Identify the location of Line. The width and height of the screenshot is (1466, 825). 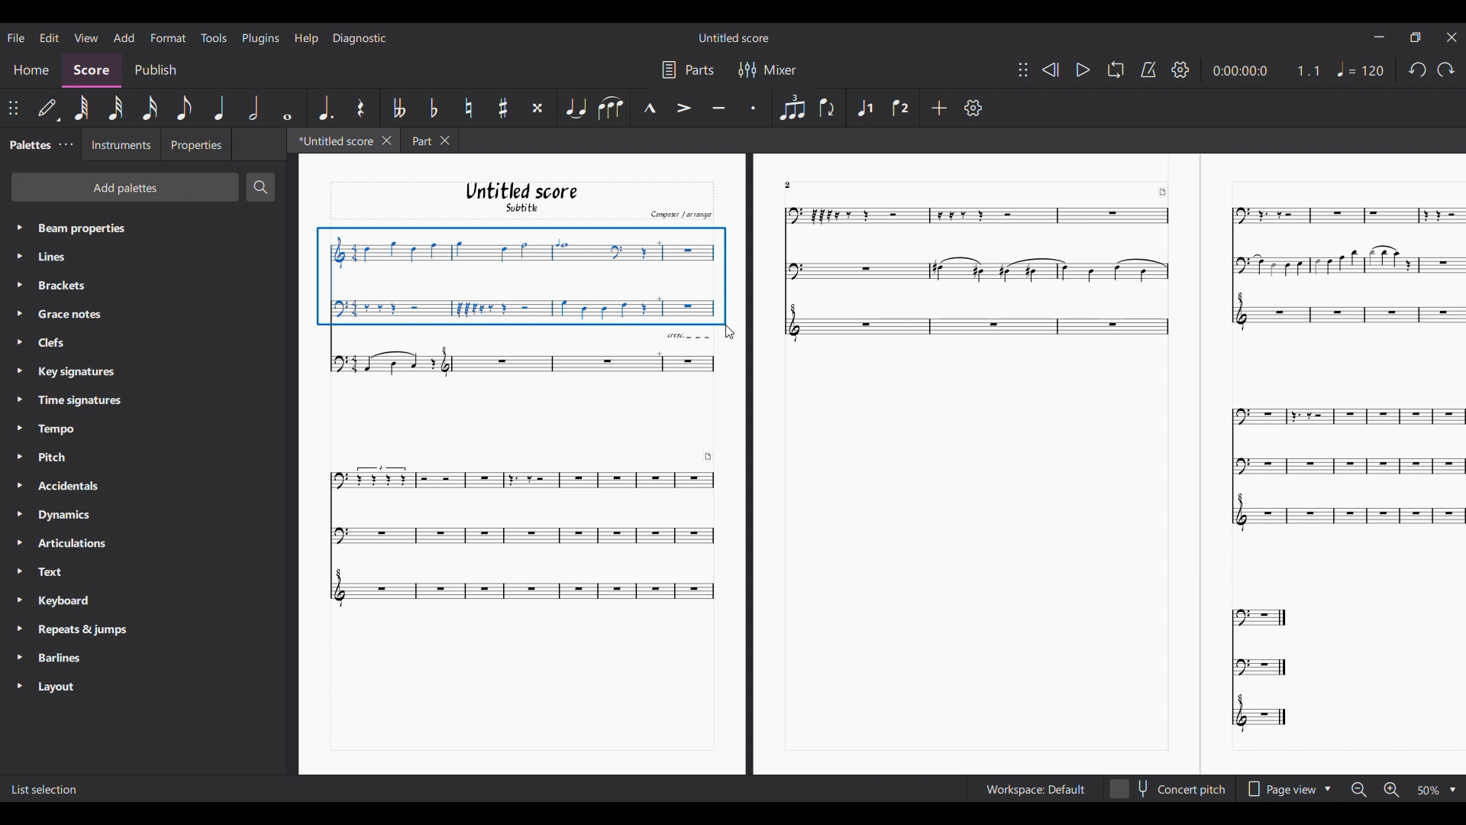
(66, 257).